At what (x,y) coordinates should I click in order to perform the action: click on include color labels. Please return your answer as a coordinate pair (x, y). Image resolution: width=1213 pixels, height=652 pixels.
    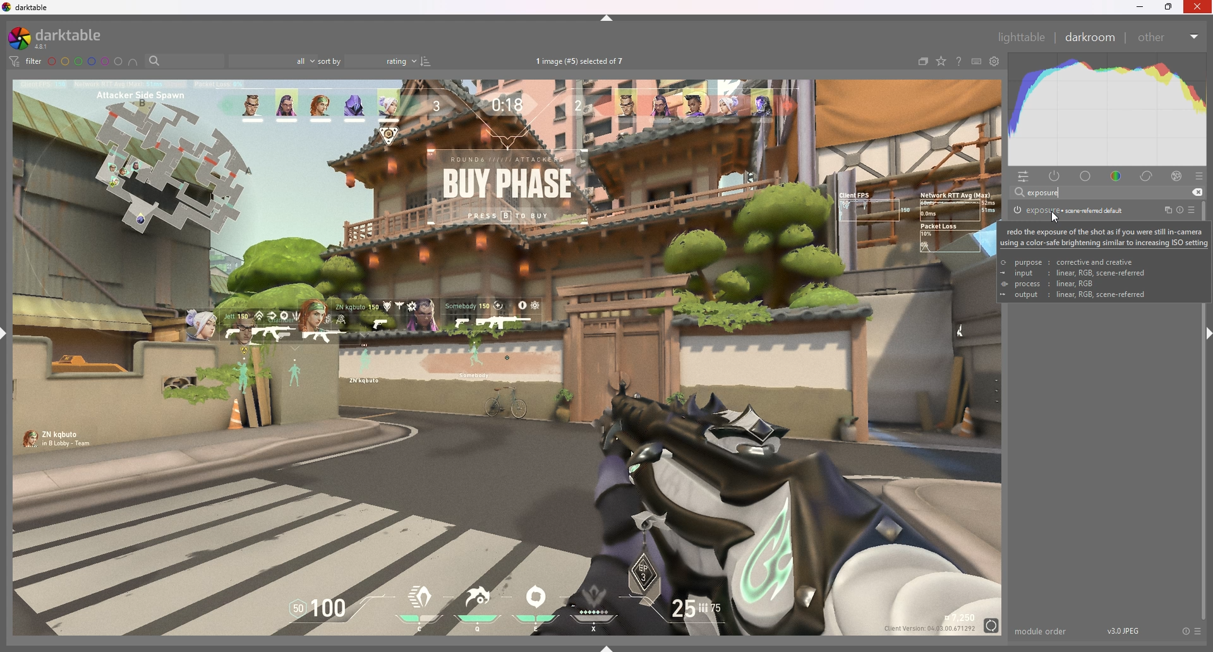
    Looking at the image, I should click on (135, 62).